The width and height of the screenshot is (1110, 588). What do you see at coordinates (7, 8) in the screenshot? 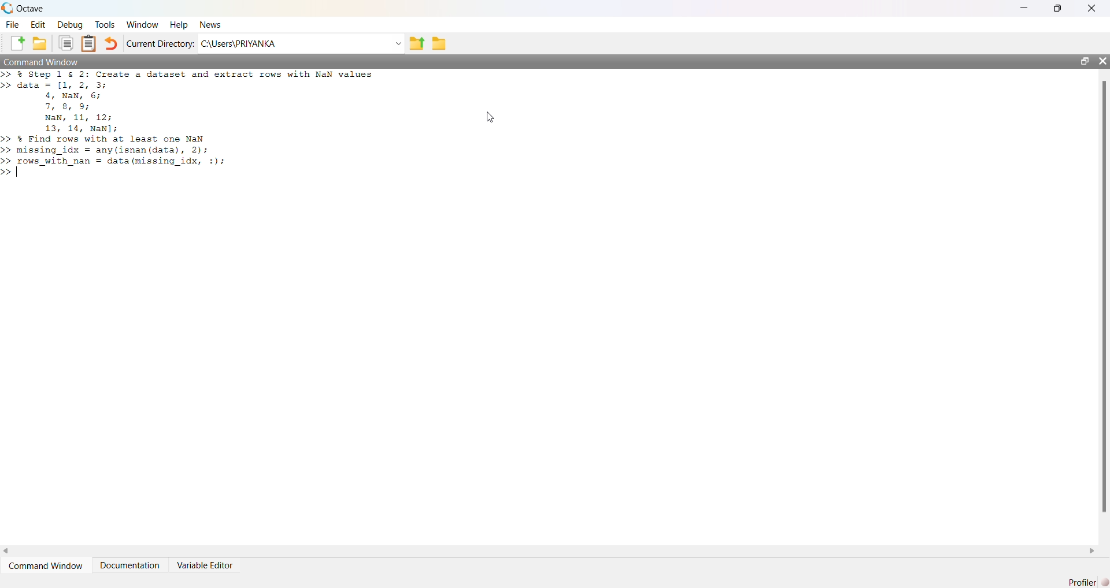
I see `logo` at bounding box center [7, 8].